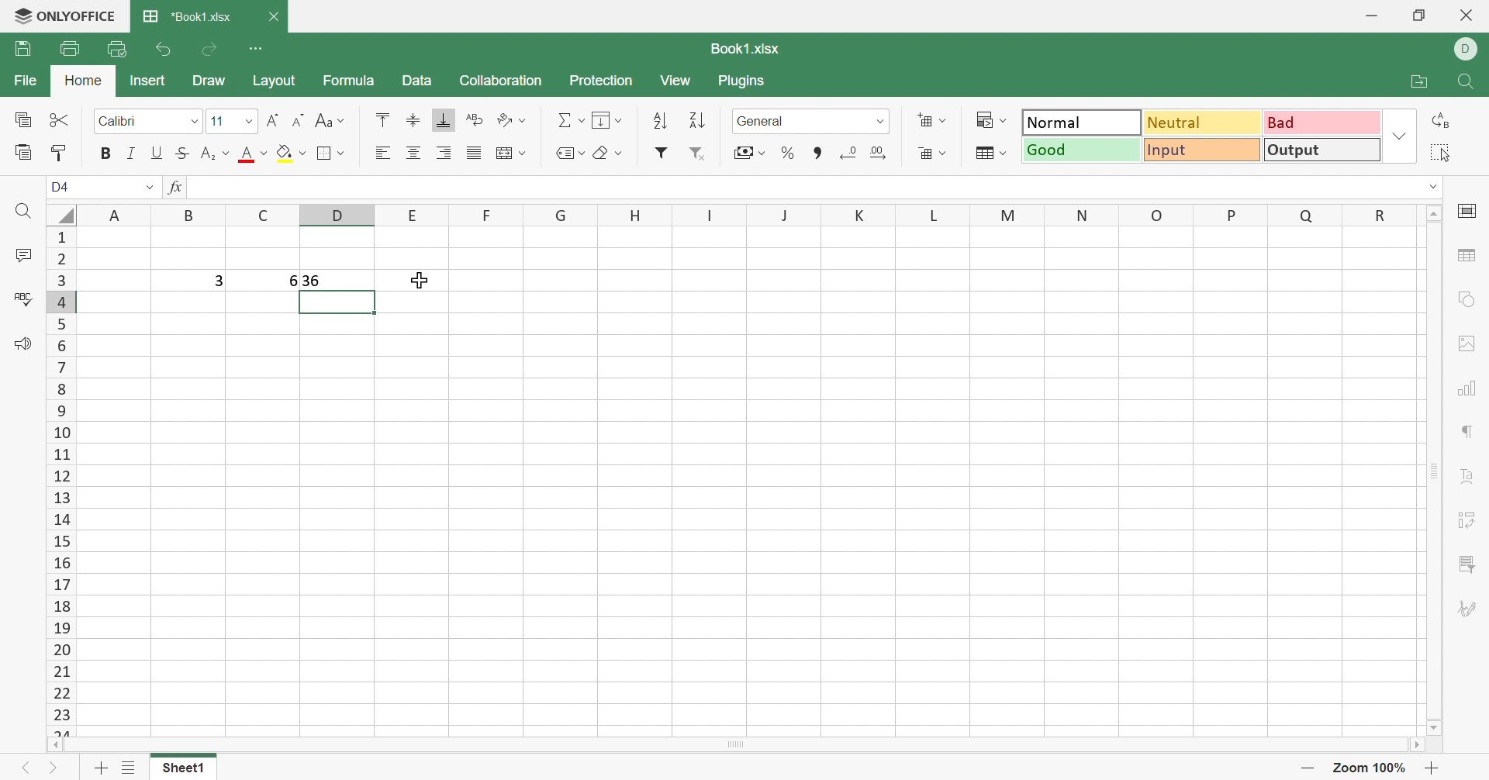 The height and width of the screenshot is (780, 1489). Describe the element at coordinates (54, 768) in the screenshot. I see `Next` at that location.